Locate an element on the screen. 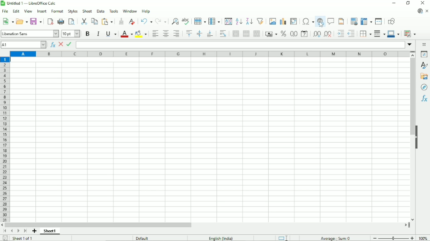  Copy is located at coordinates (95, 21).